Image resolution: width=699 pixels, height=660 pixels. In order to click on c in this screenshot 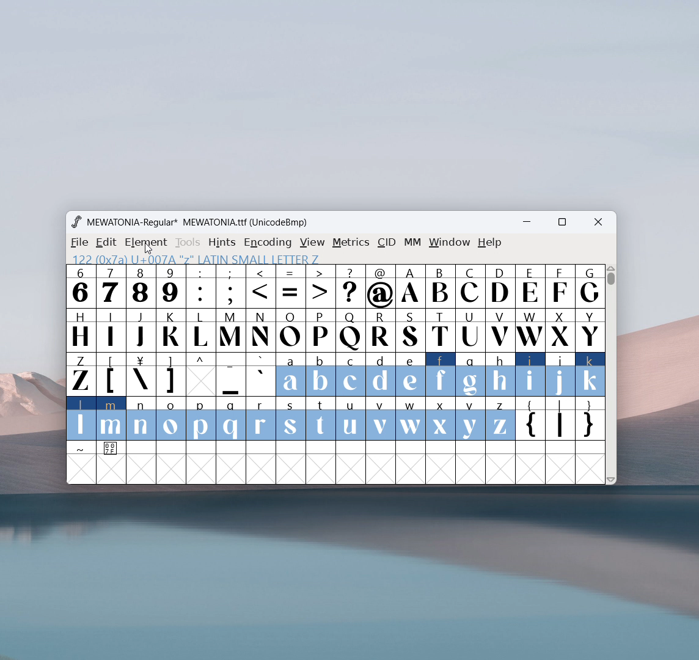, I will do `click(351, 375)`.